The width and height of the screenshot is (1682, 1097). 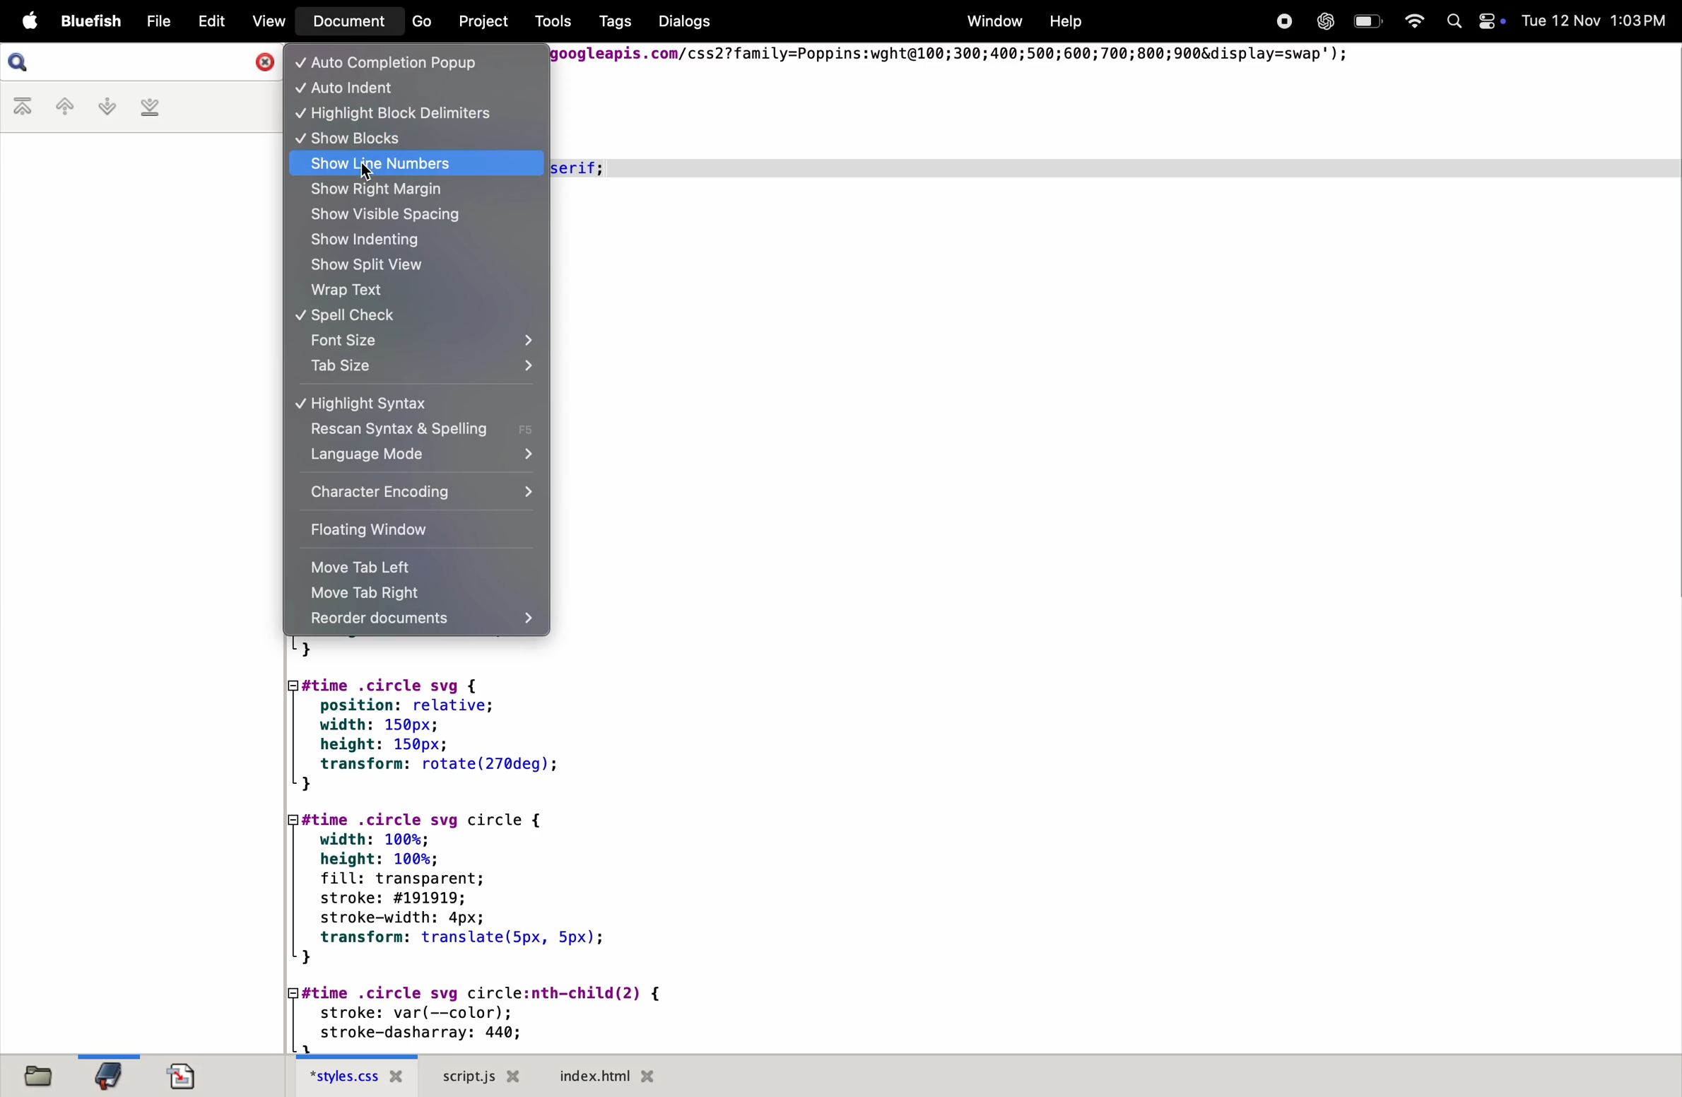 What do you see at coordinates (422, 291) in the screenshot?
I see `wrap text` at bounding box center [422, 291].